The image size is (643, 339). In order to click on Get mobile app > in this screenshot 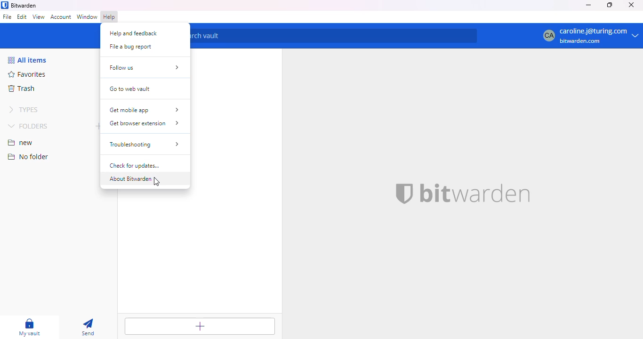, I will do `click(145, 110)`.